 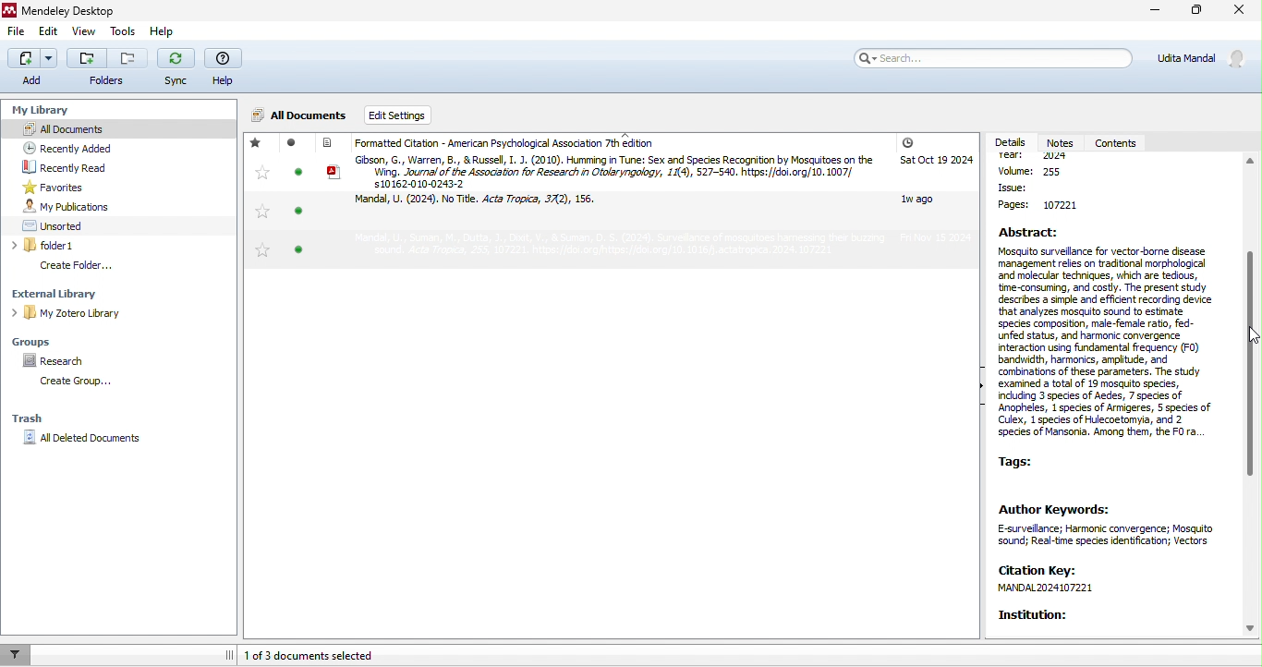 I want to click on my publication, so click(x=87, y=206).